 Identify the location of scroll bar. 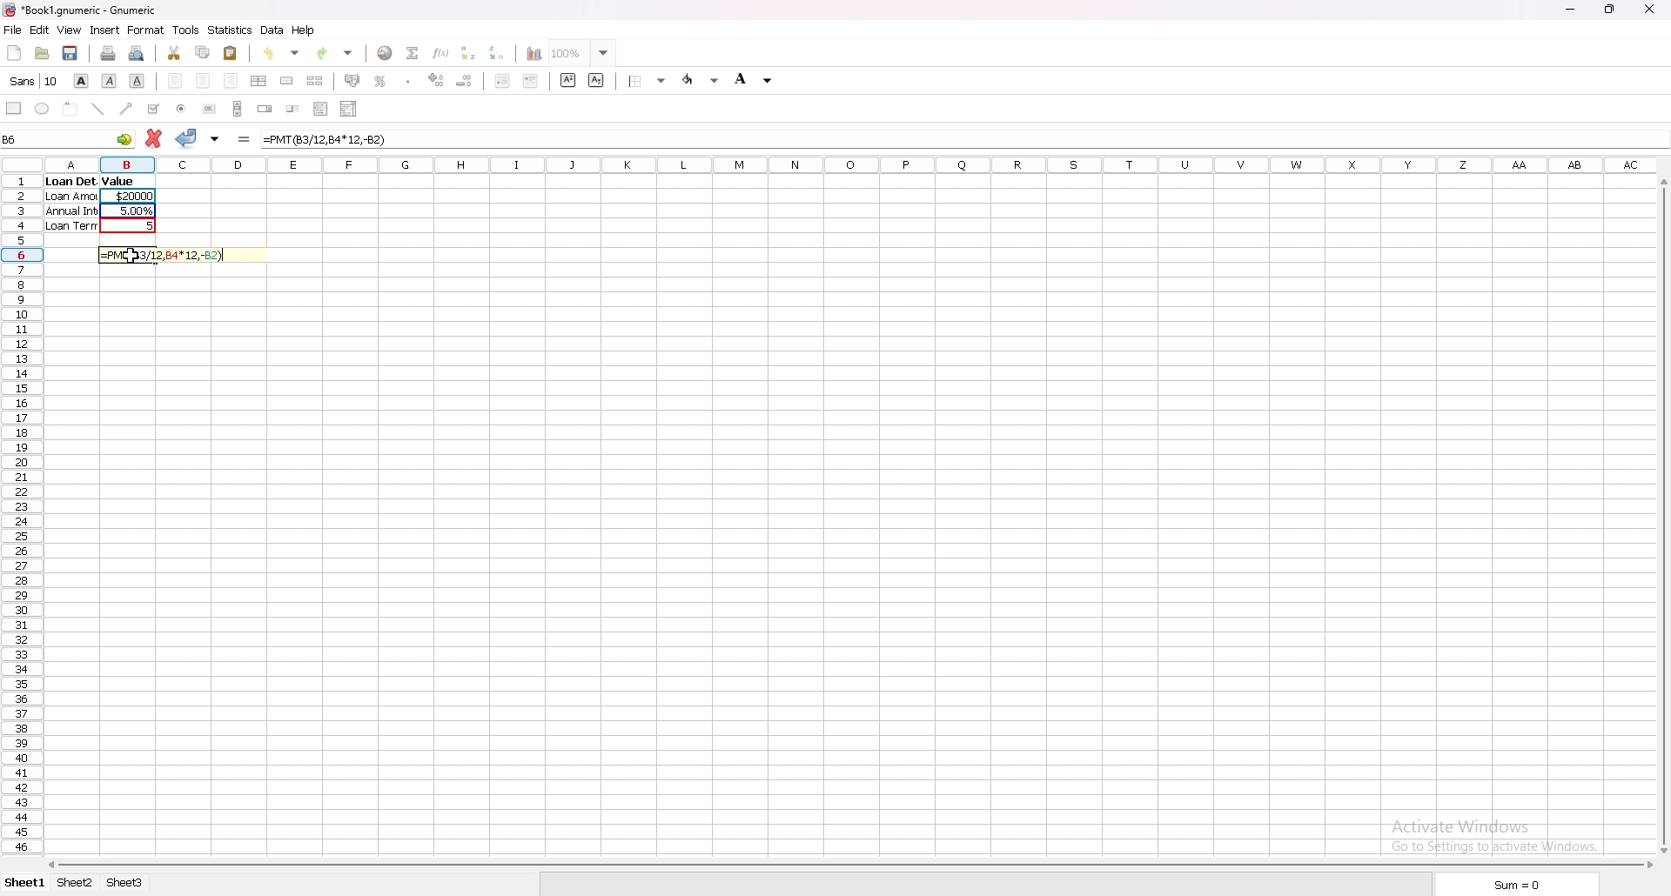
(238, 108).